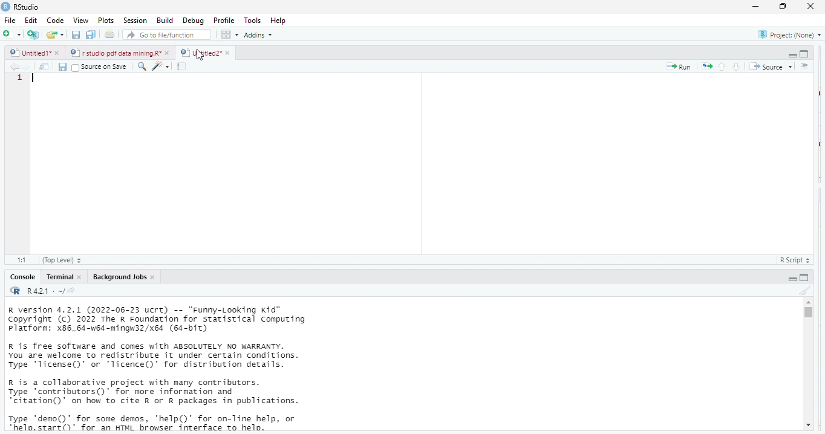  I want to click on rs studio pdf data mining r, so click(115, 53).